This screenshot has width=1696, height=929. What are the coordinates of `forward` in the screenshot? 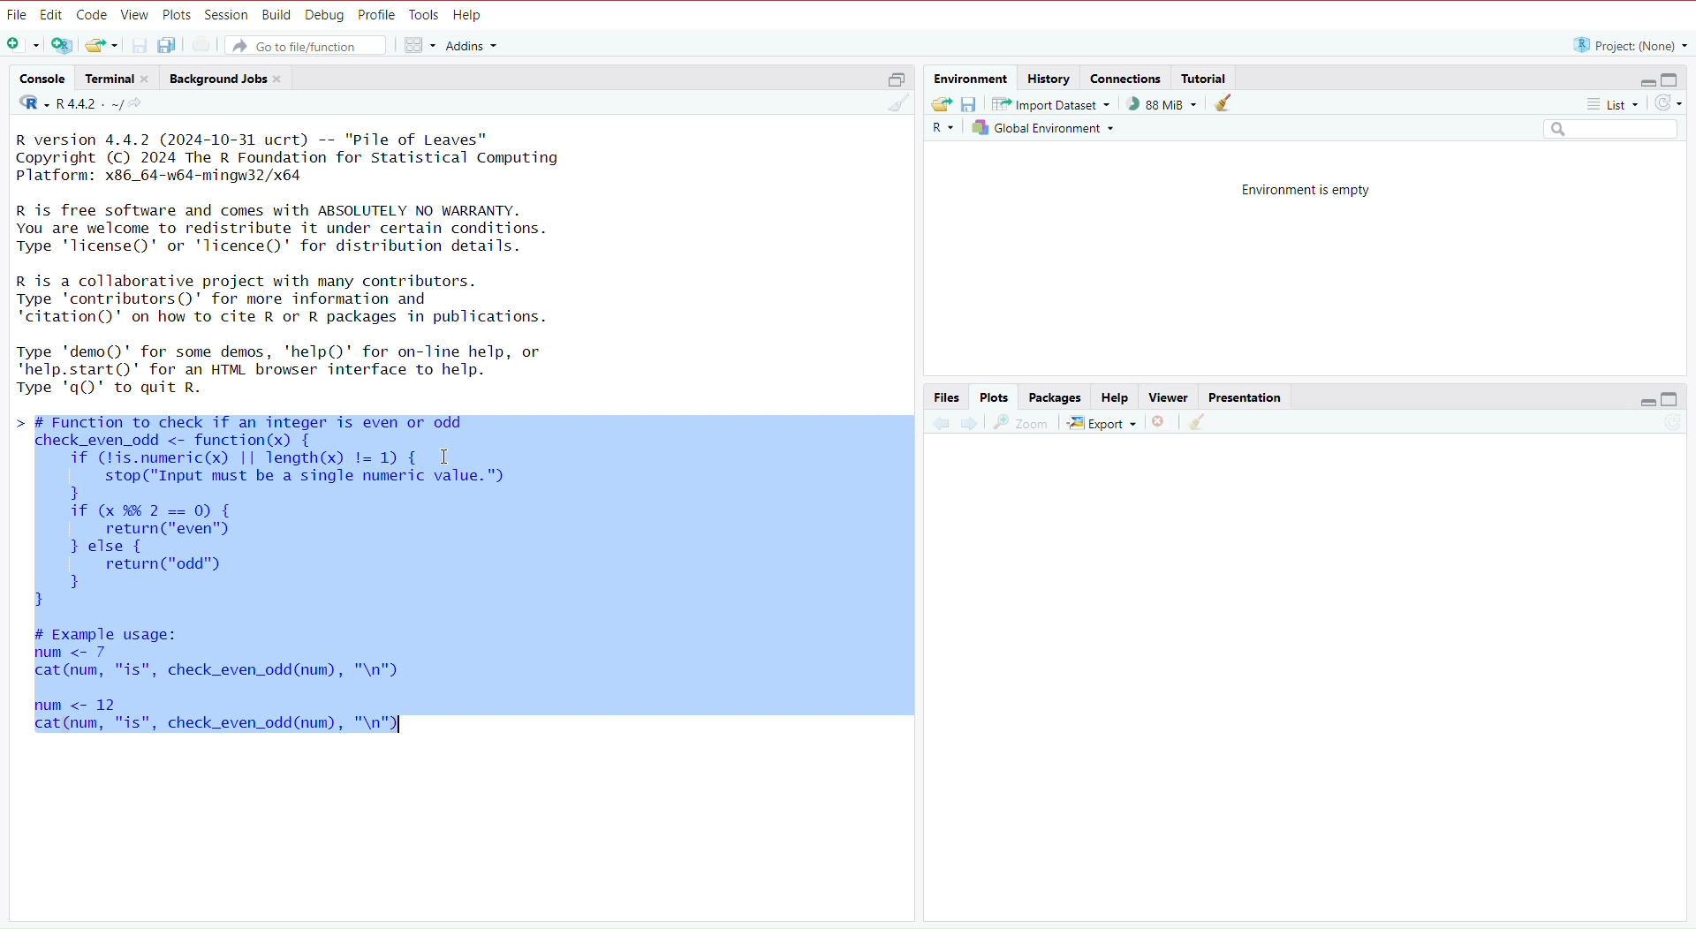 It's located at (969, 427).